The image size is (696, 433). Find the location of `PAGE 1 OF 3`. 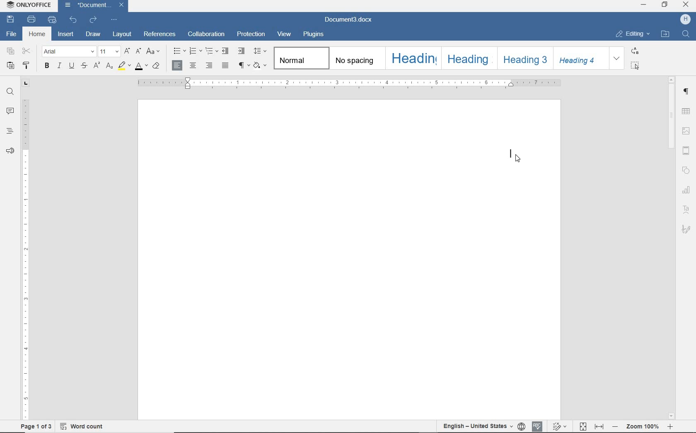

PAGE 1 OF 3 is located at coordinates (36, 427).